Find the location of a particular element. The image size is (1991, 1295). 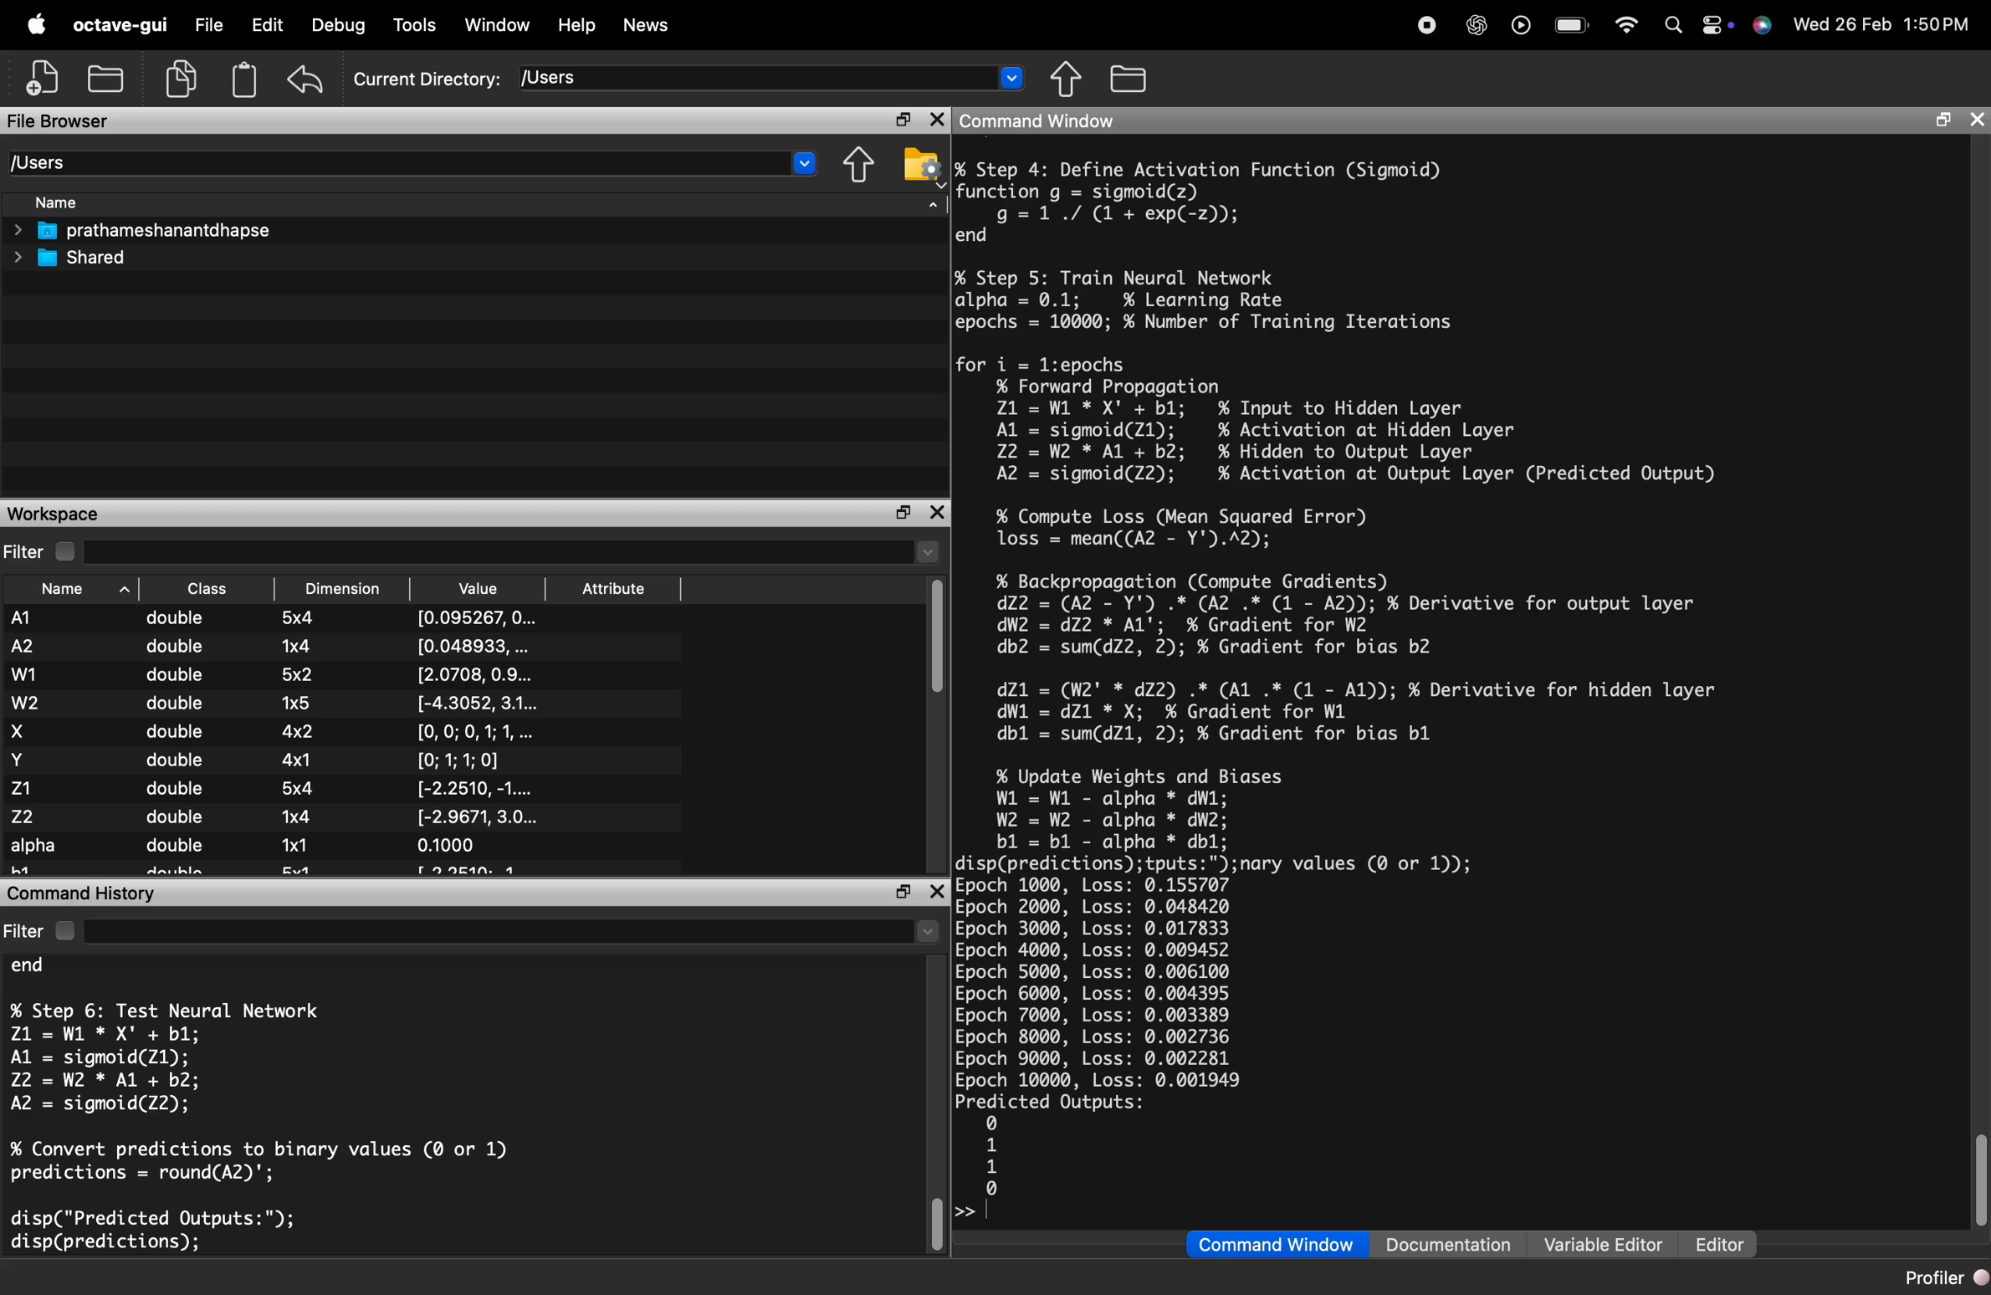

Attribute is located at coordinates (615, 590).